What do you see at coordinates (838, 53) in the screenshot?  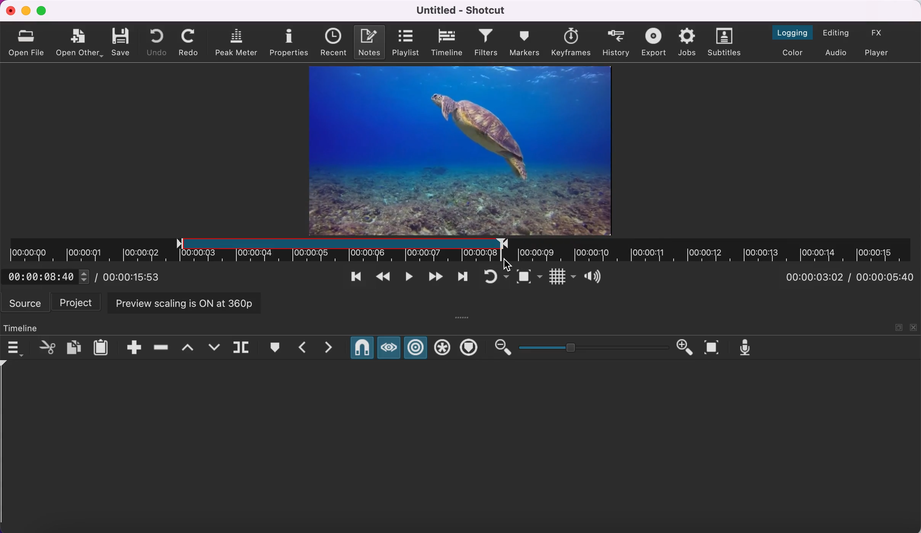 I see `switch to audio layout` at bounding box center [838, 53].